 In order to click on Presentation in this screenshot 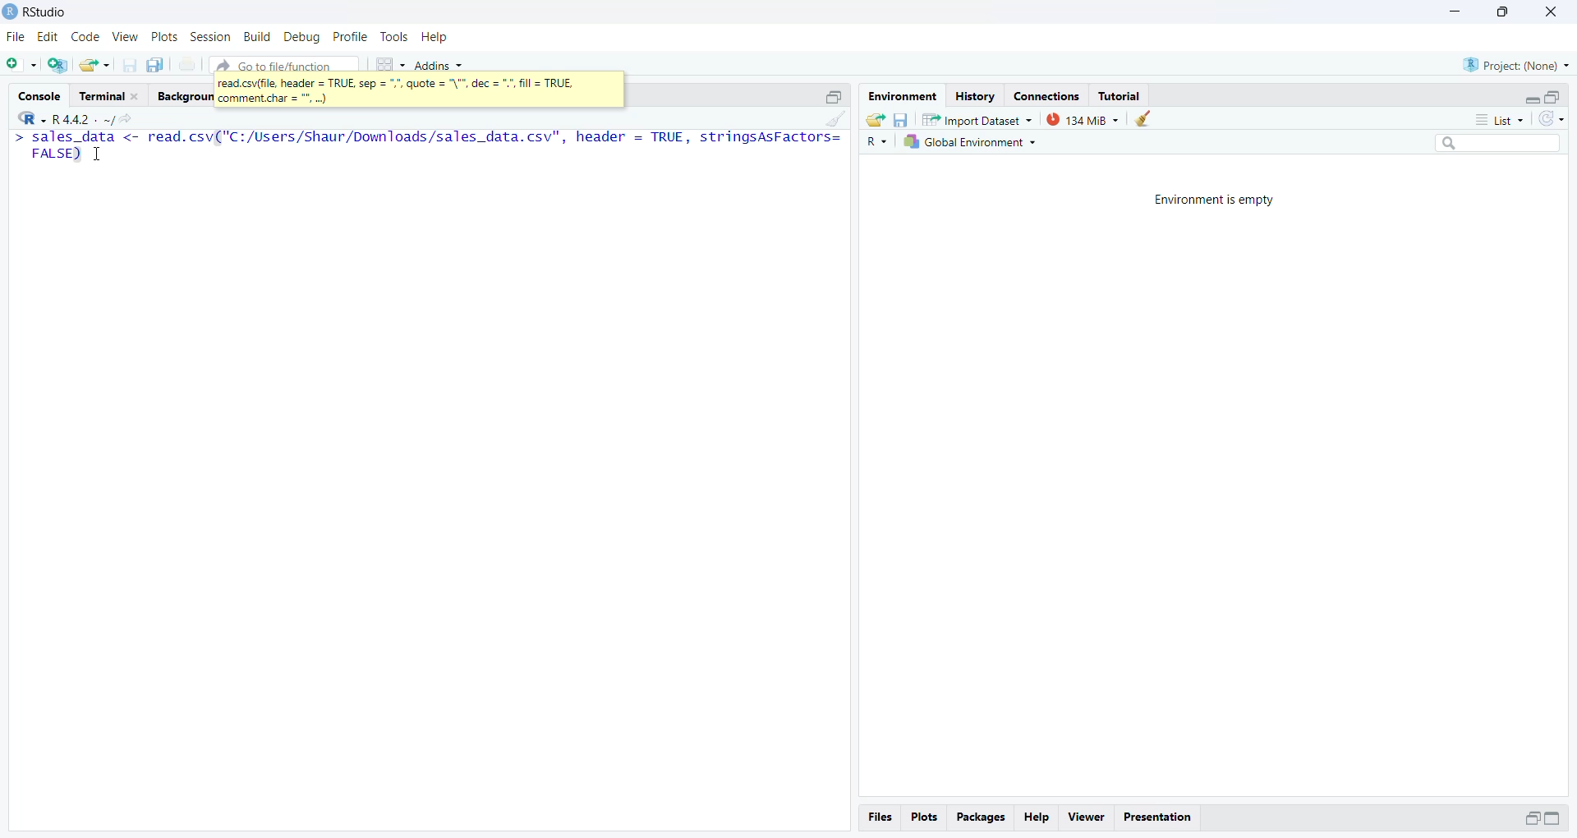, I will do `click(1160, 817)`.